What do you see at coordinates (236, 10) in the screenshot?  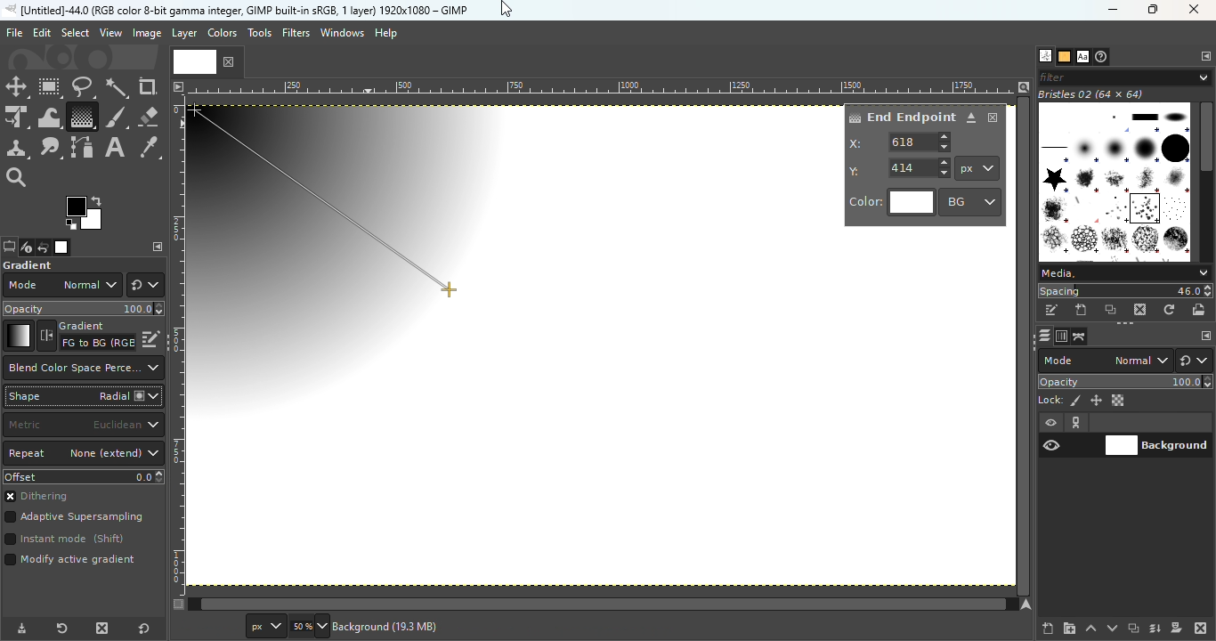 I see `untitled -36.0 (rgb color 8-bit gamma integer , gimp built in stgb, 1 layer) 1174x788 - gimp` at bounding box center [236, 10].